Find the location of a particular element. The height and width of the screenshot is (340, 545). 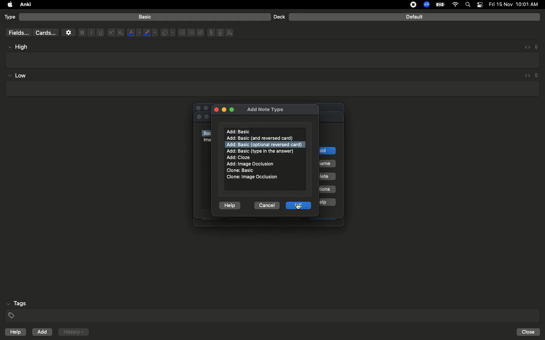

Settings is located at coordinates (69, 32).